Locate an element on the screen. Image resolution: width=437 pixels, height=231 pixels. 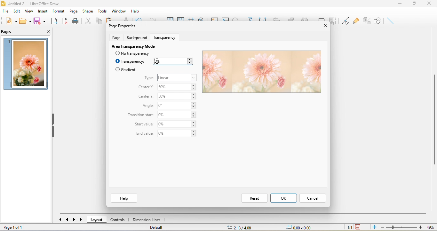
toggle extrusion is located at coordinates (366, 21).